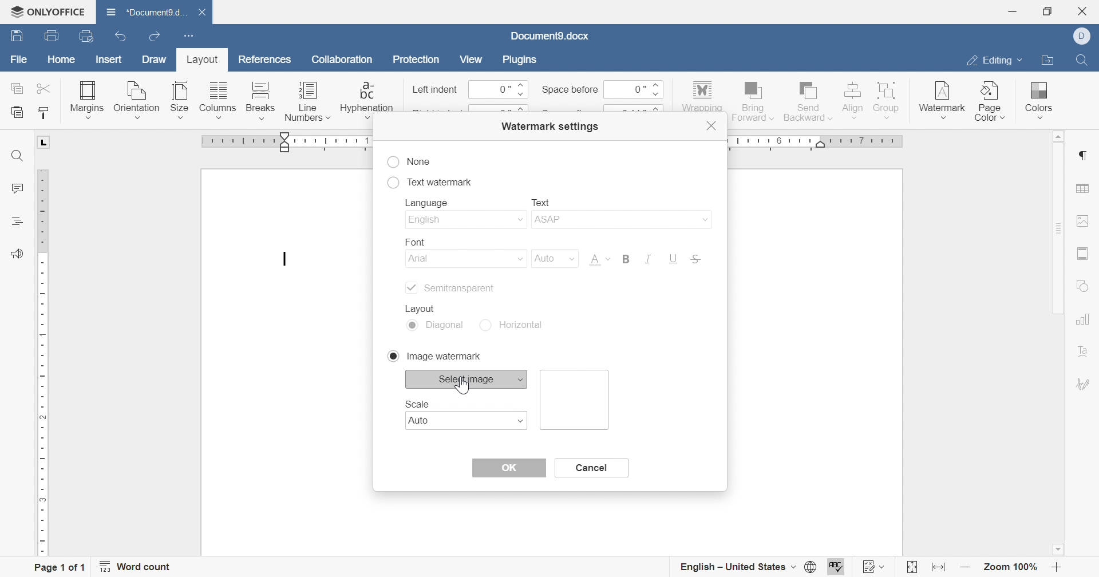 The height and width of the screenshot is (577, 1099). Describe the element at coordinates (1084, 287) in the screenshot. I see `shape settings` at that location.